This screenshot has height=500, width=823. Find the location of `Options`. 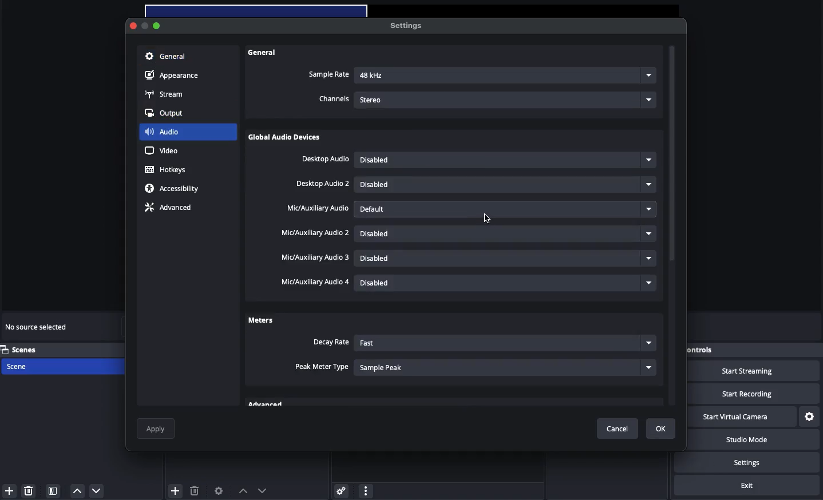

Options is located at coordinates (366, 489).